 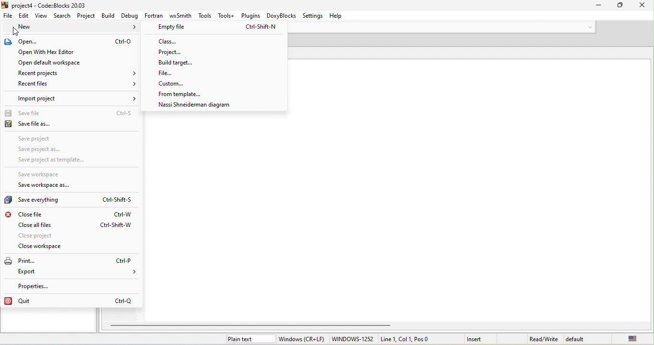 I want to click on help, so click(x=342, y=17).